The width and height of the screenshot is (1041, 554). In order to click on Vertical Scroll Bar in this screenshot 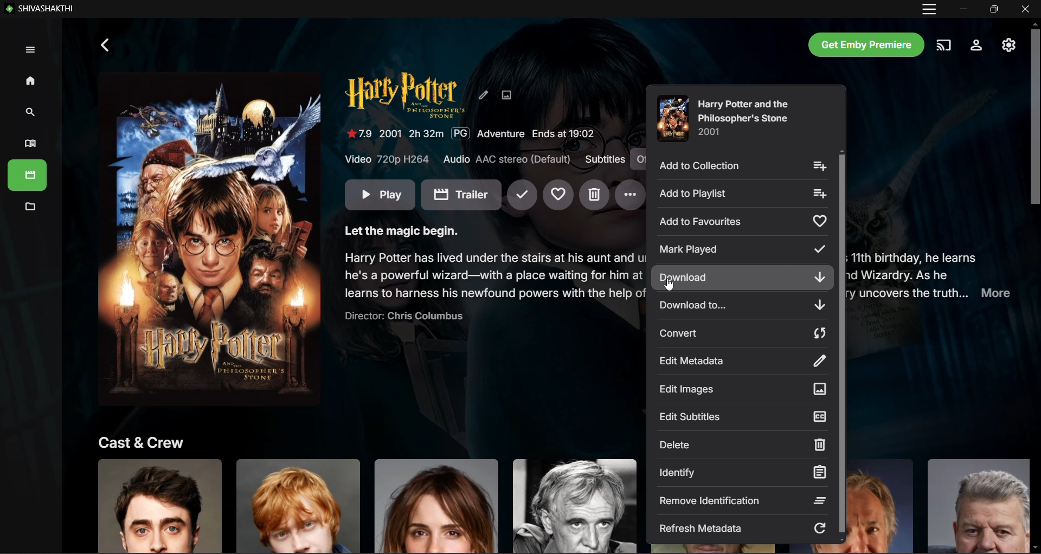, I will do `click(1033, 287)`.